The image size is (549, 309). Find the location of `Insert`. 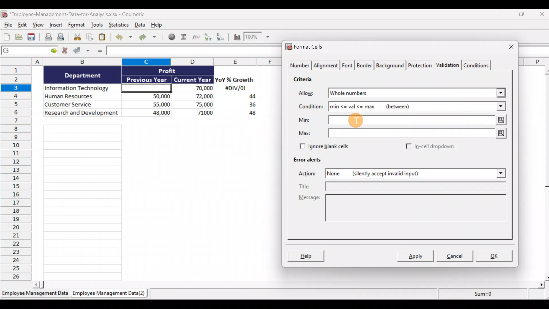

Insert is located at coordinates (57, 26).